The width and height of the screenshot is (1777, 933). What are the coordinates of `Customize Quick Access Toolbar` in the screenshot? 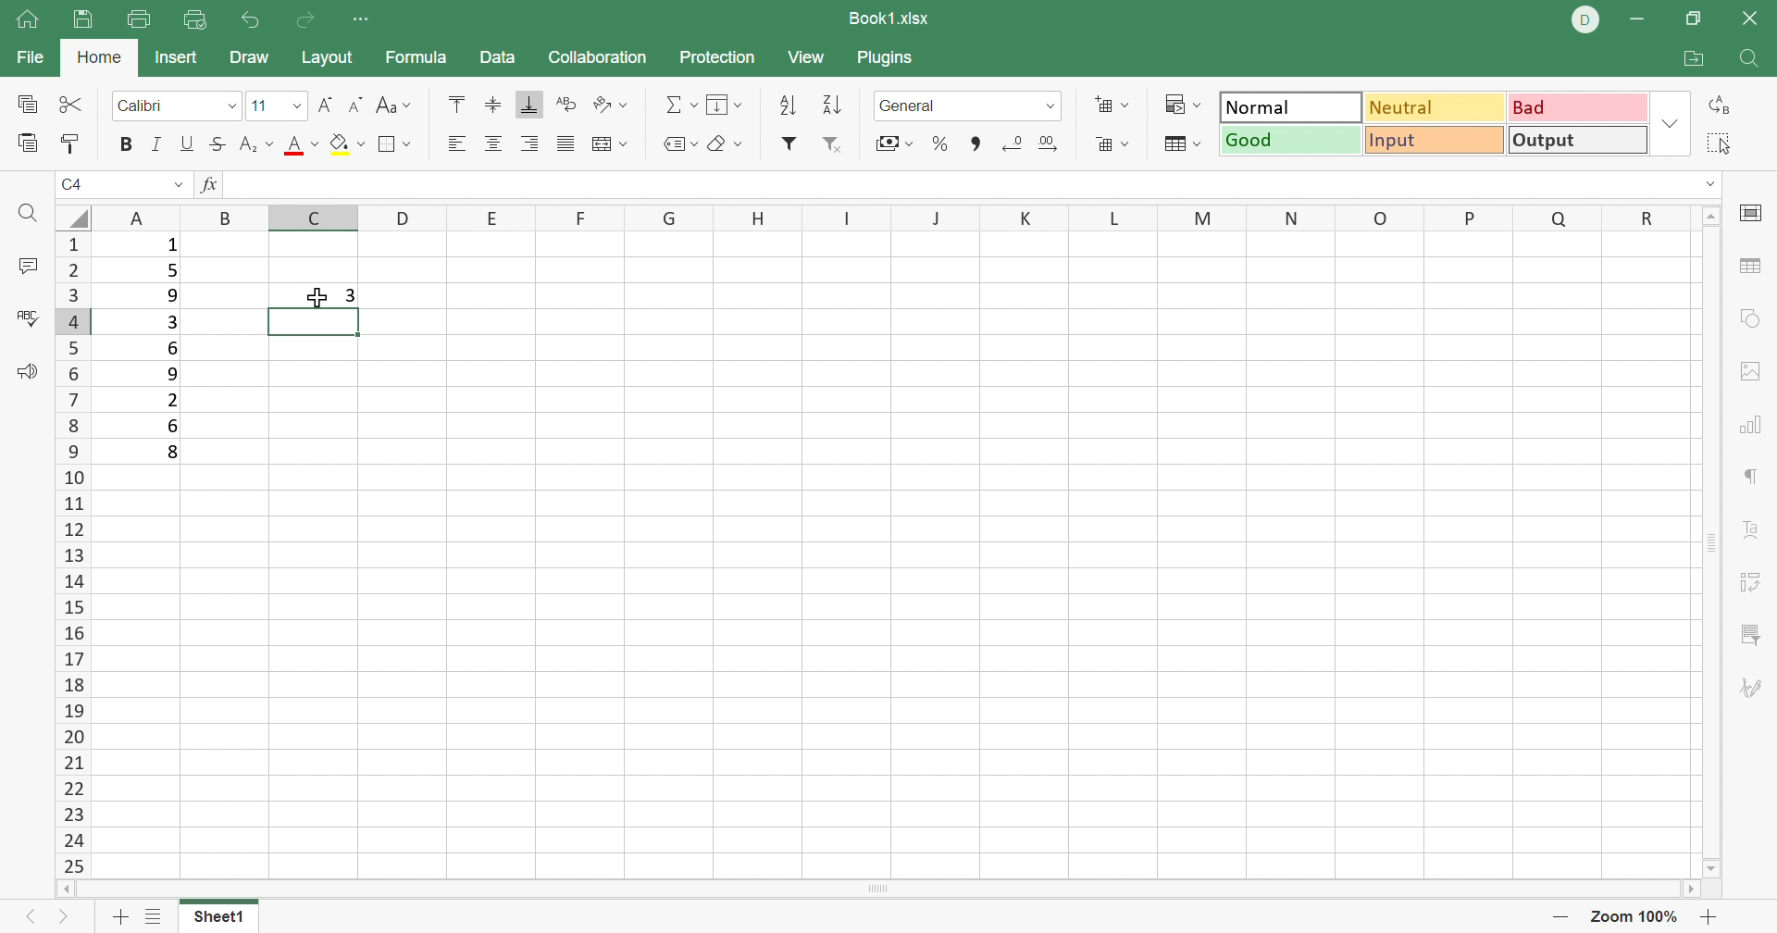 It's located at (366, 21).